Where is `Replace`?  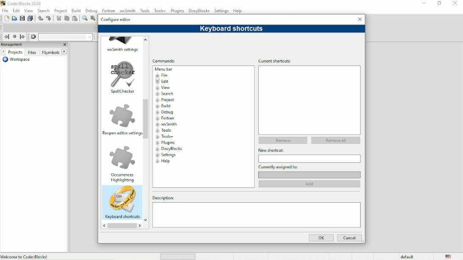 Replace is located at coordinates (93, 19).